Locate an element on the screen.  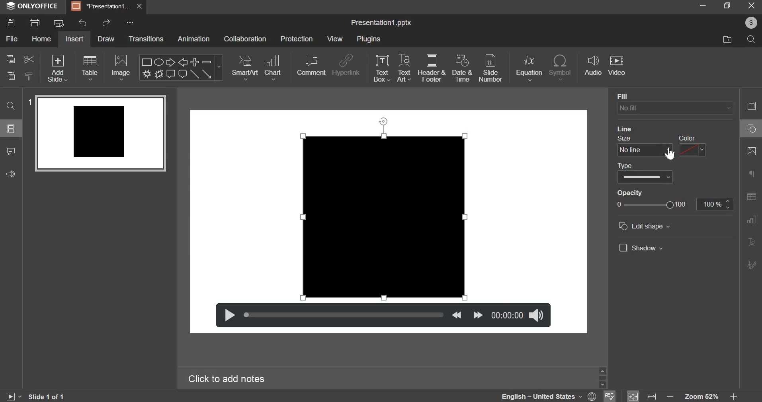
text art is located at coordinates (404, 69).